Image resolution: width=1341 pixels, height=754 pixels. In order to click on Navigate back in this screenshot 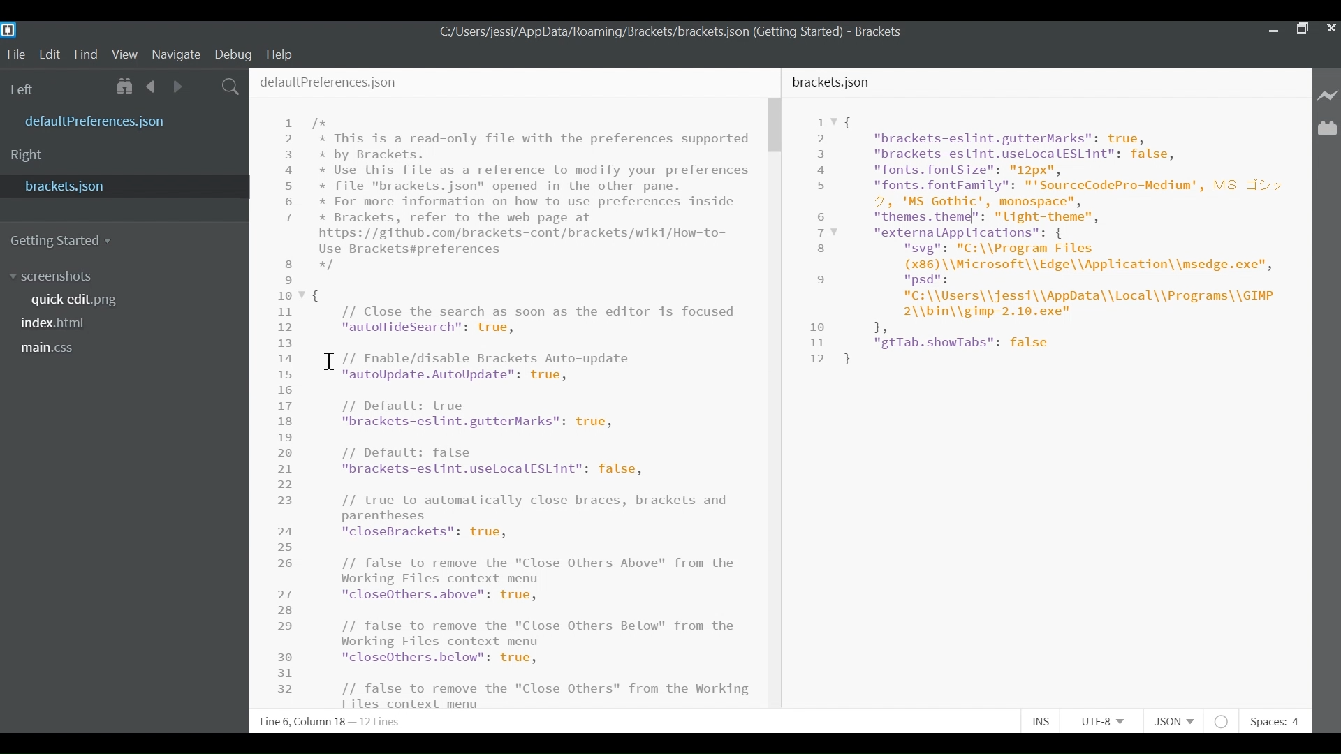, I will do `click(152, 86)`.